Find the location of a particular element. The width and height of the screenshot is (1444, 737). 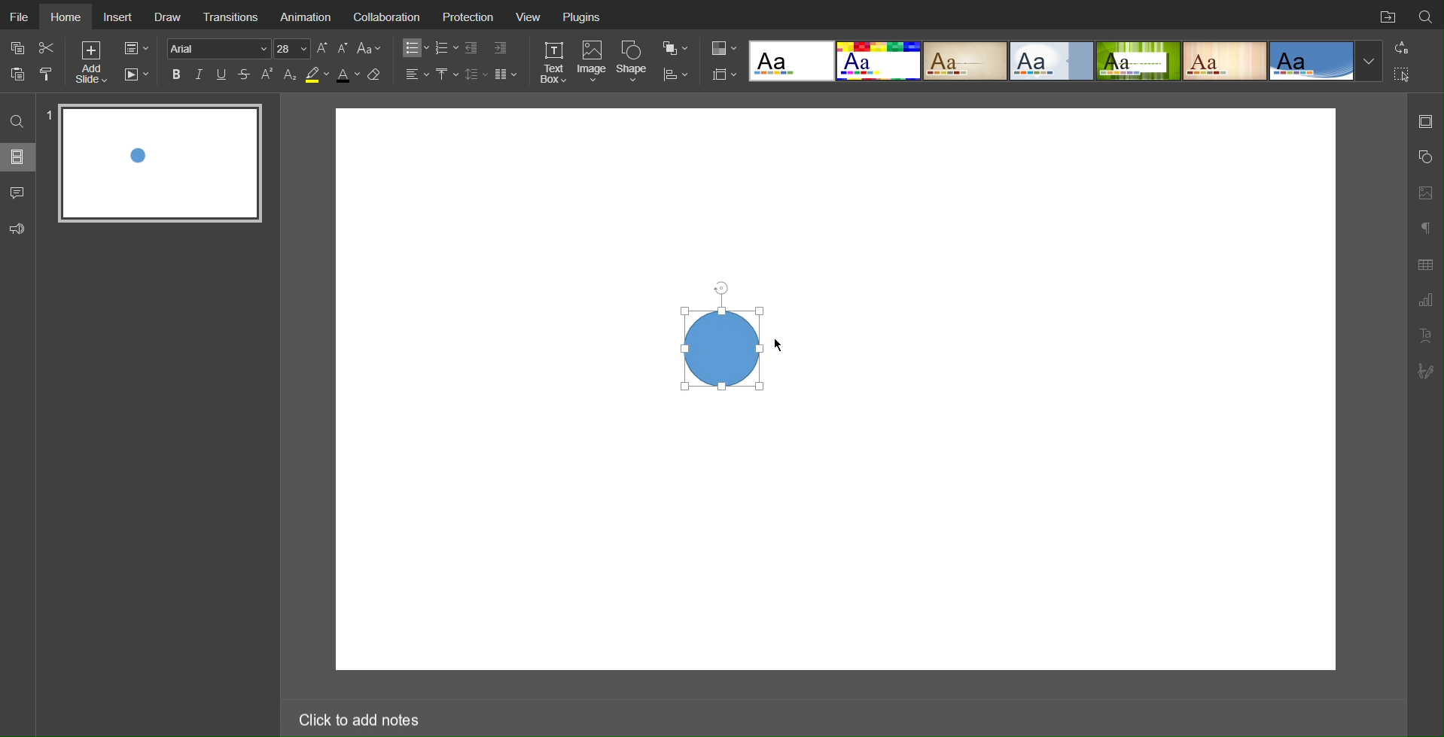

copy is located at coordinates (20, 50).